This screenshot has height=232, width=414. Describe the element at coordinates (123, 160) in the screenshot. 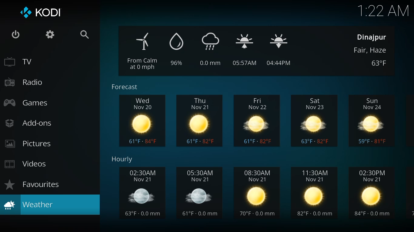

I see `hourly` at that location.